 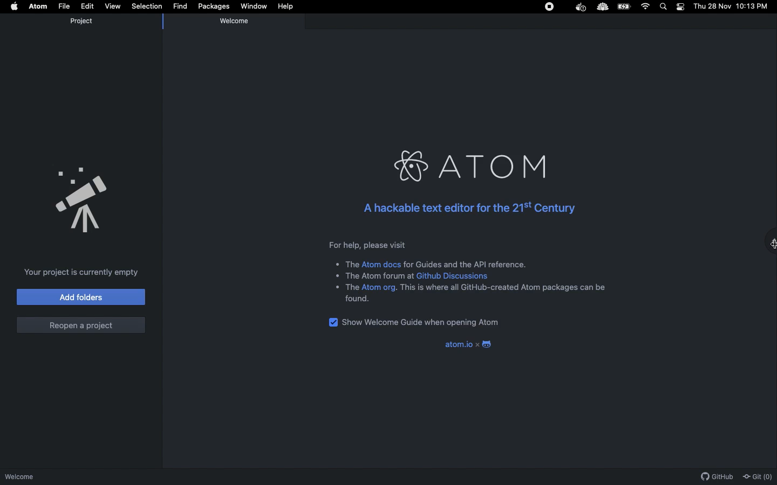 What do you see at coordinates (582, 8) in the screenshot?
I see `Docker Extension` at bounding box center [582, 8].